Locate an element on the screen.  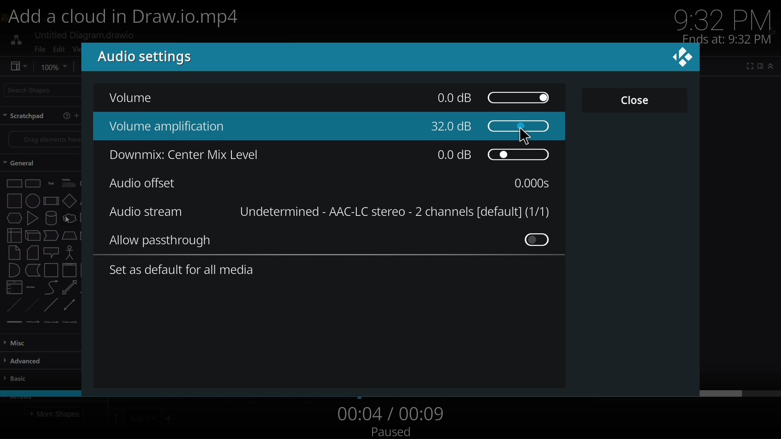
00:04 / 00:09 is located at coordinates (389, 414).